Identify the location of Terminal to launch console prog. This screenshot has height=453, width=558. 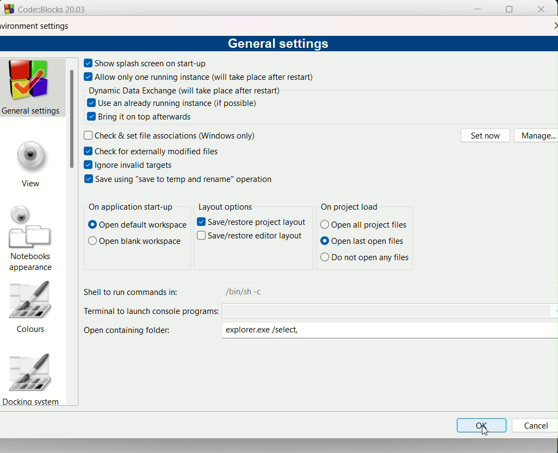
(148, 312).